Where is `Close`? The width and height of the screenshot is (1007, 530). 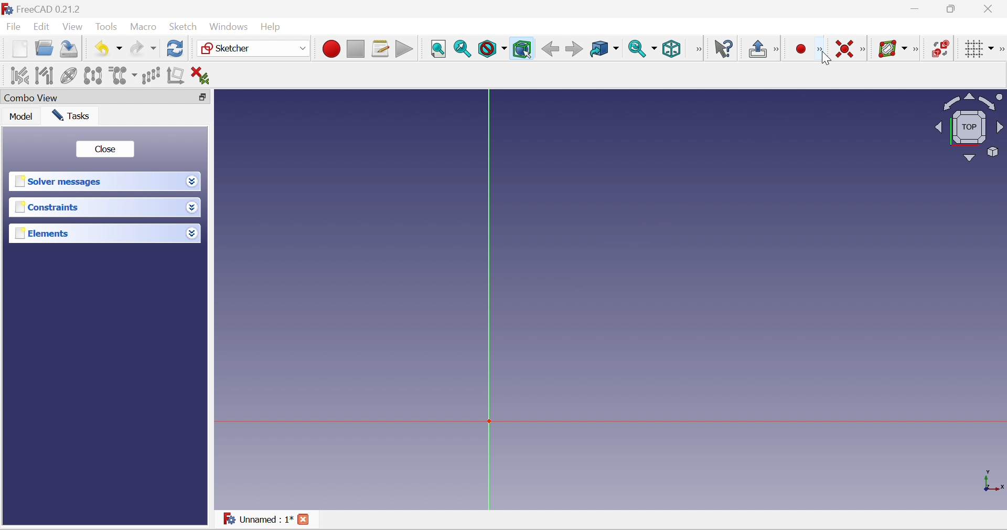 Close is located at coordinates (106, 149).